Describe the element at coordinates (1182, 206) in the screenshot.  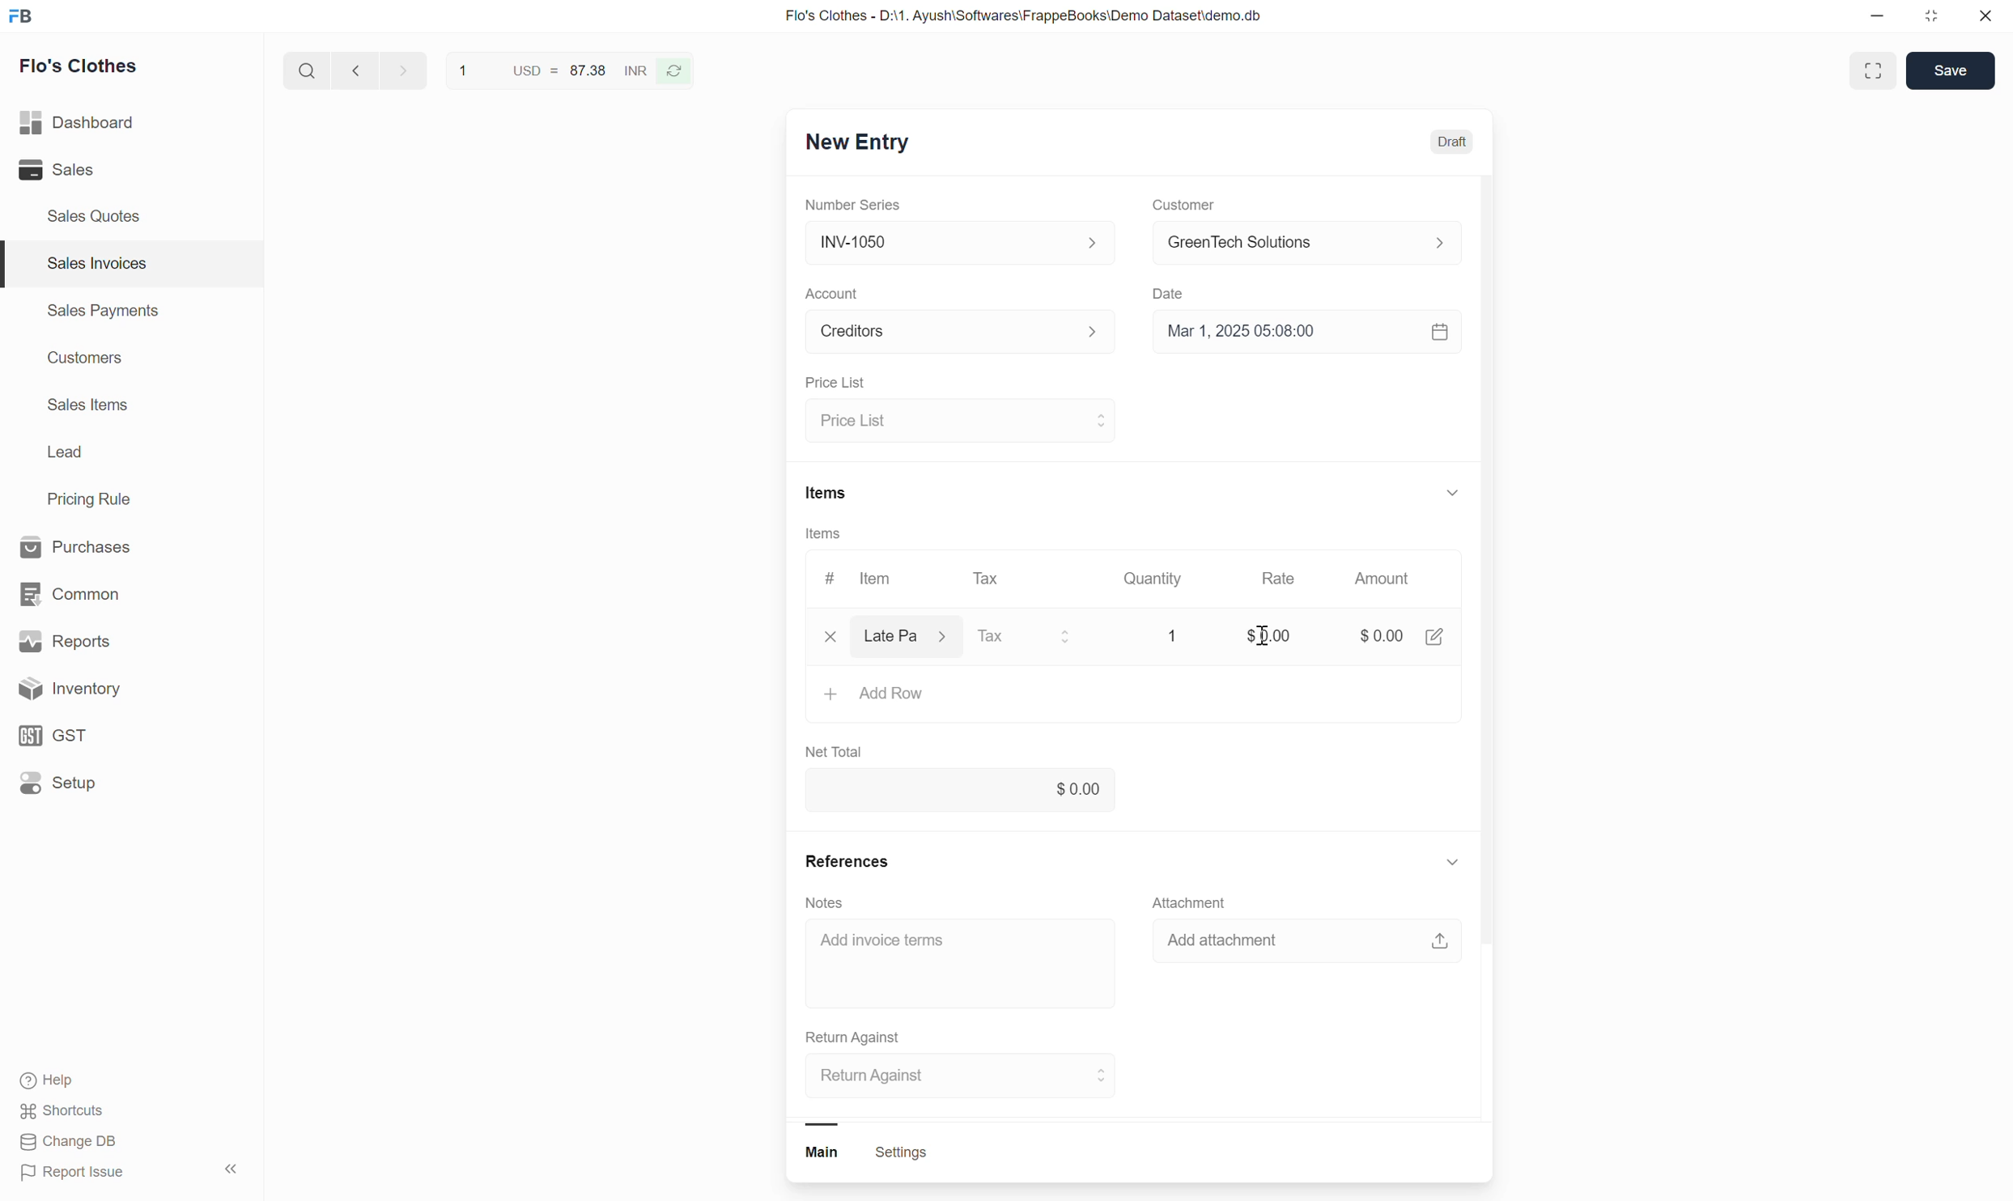
I see `Customer` at that location.